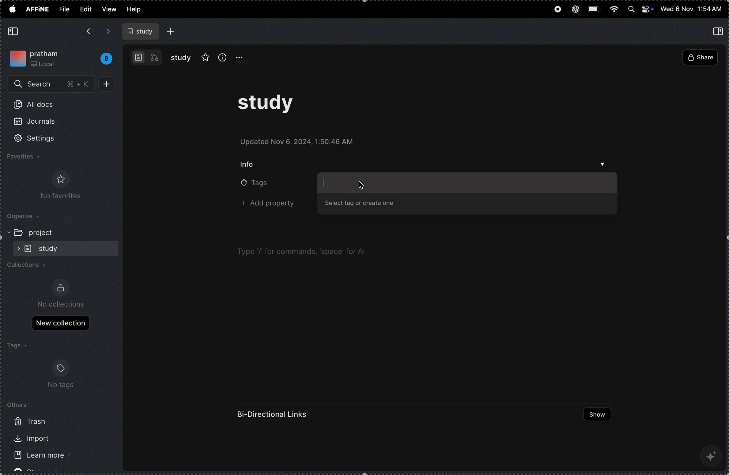  Describe the element at coordinates (181, 58) in the screenshot. I see `study` at that location.